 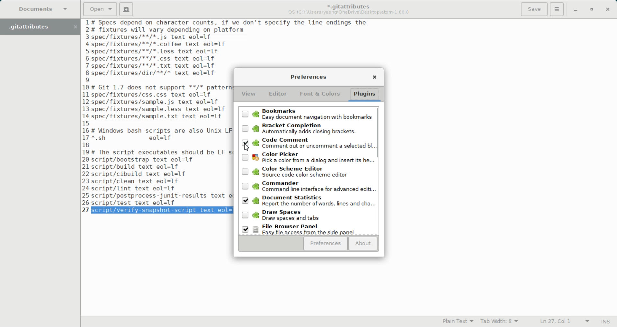 What do you see at coordinates (306, 158) in the screenshot?
I see `color Picker: pick a color from a dialog and insert its he..` at bounding box center [306, 158].